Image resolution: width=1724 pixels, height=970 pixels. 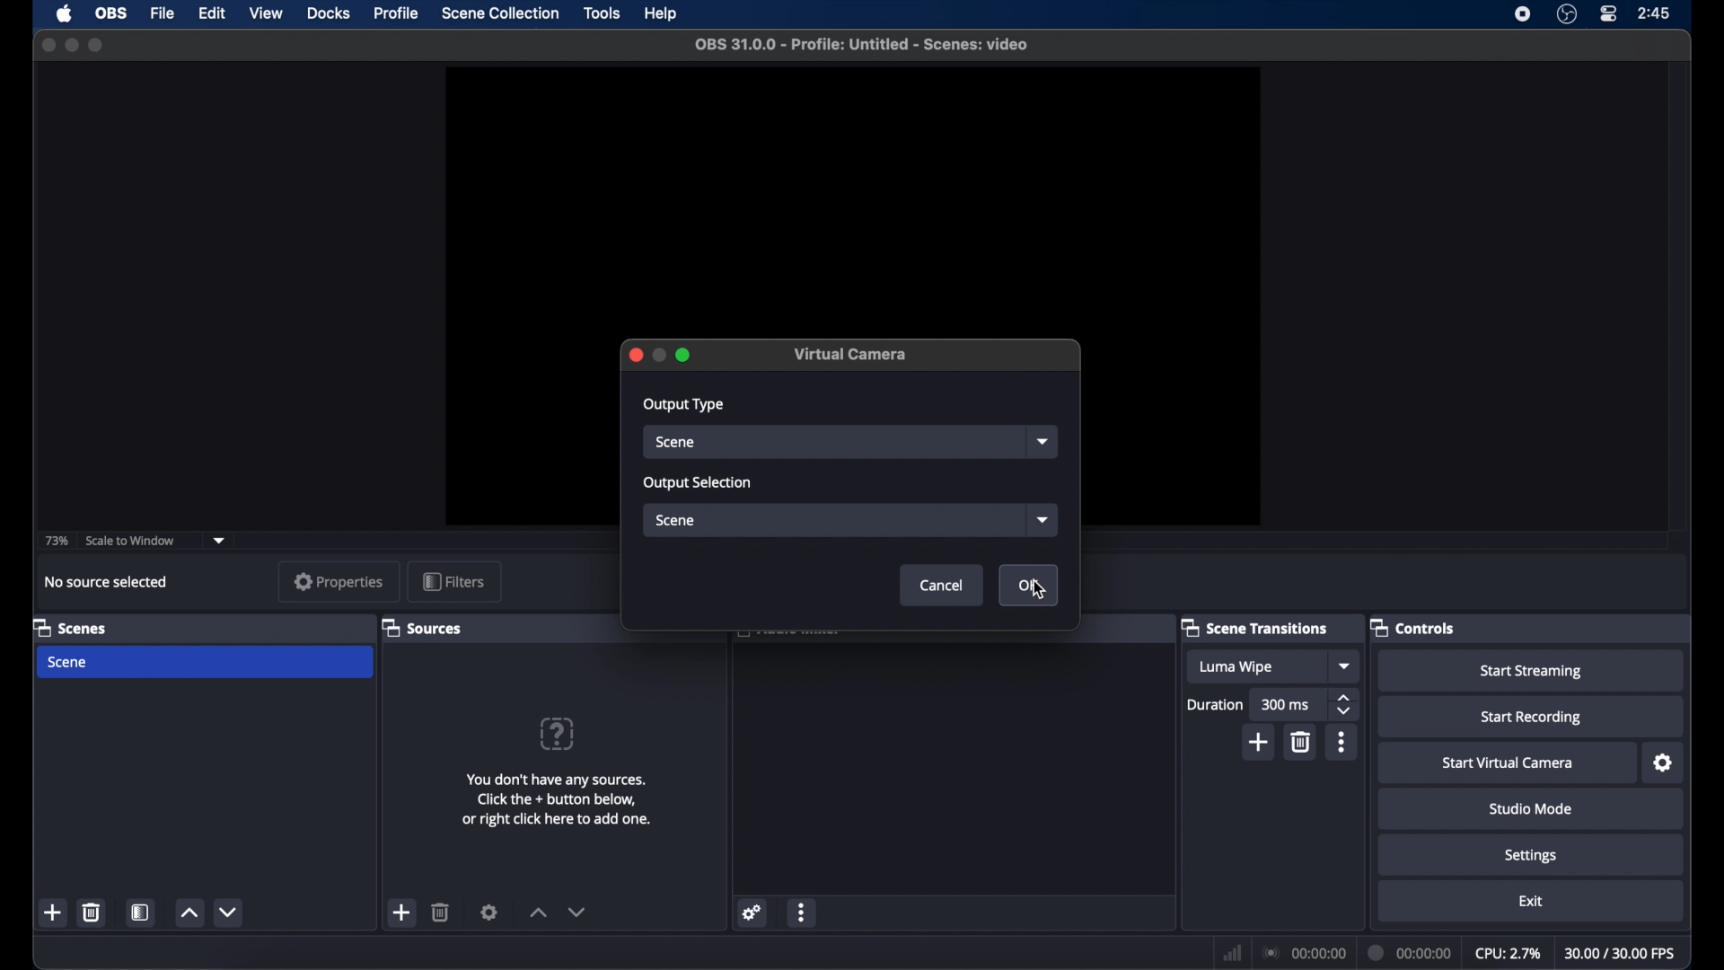 I want to click on luma wipe, so click(x=1253, y=666).